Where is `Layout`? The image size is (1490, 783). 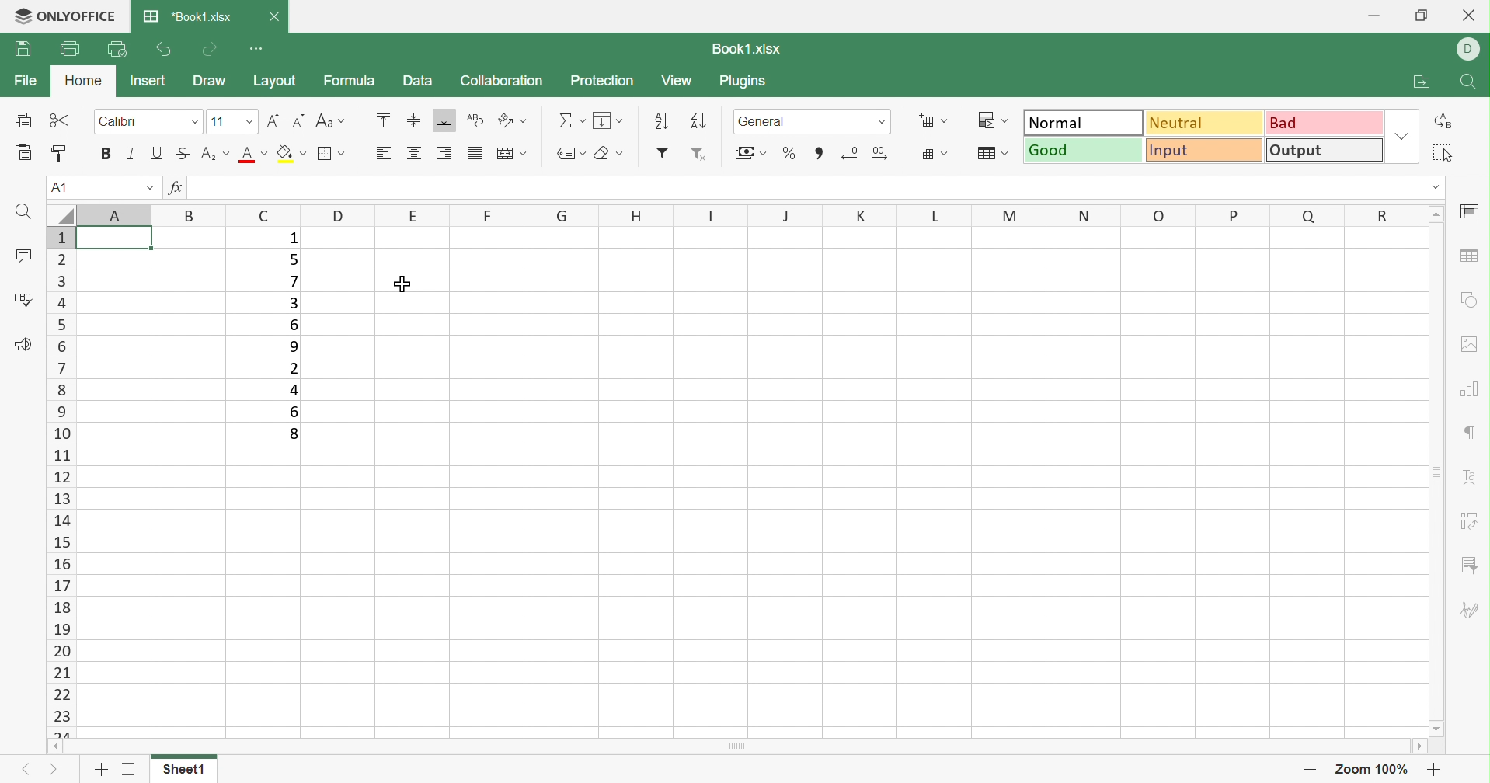
Layout is located at coordinates (275, 83).